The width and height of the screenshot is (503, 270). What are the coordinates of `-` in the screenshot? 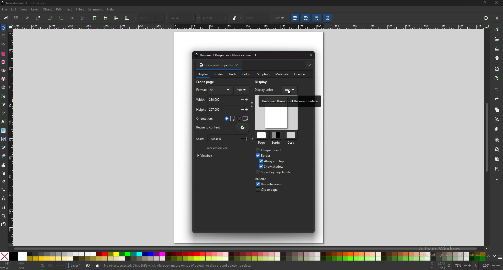 It's located at (240, 110).